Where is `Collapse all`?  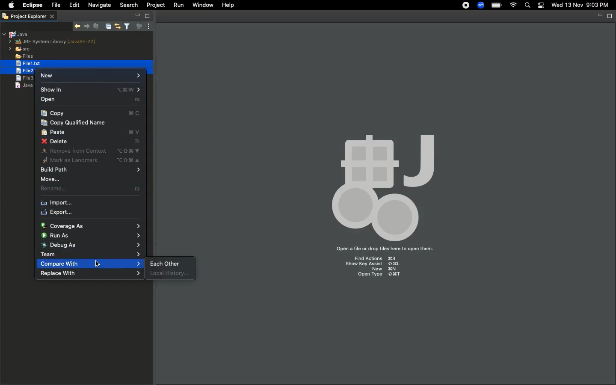 Collapse all is located at coordinates (107, 27).